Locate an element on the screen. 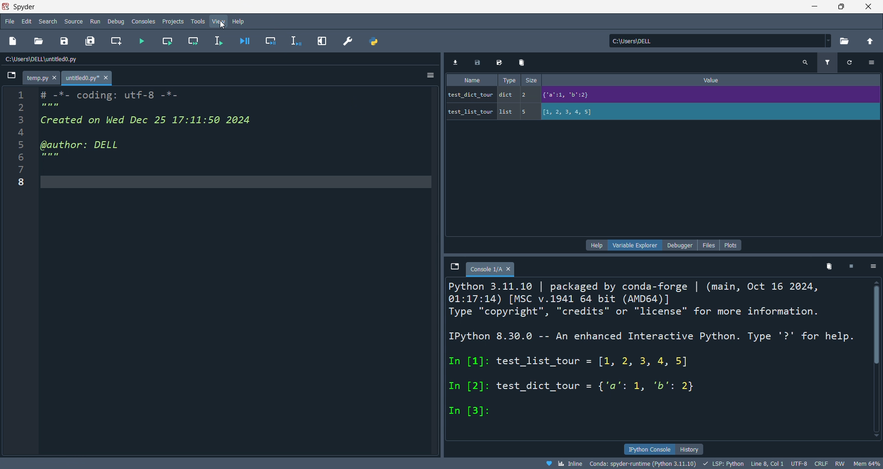 The image size is (883, 469). run is located at coordinates (97, 22).